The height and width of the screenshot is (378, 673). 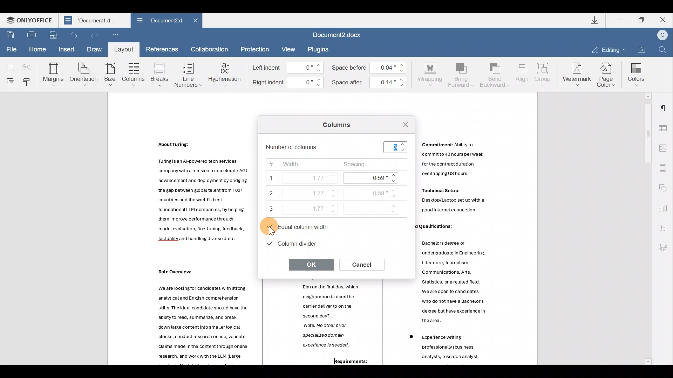 I want to click on Space after, so click(x=370, y=81).